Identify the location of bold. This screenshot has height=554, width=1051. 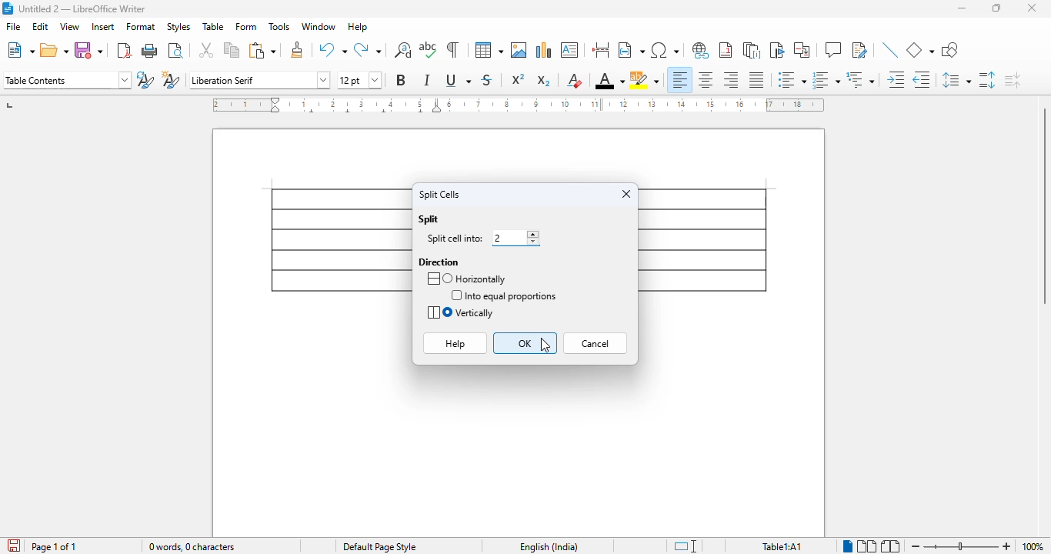
(401, 79).